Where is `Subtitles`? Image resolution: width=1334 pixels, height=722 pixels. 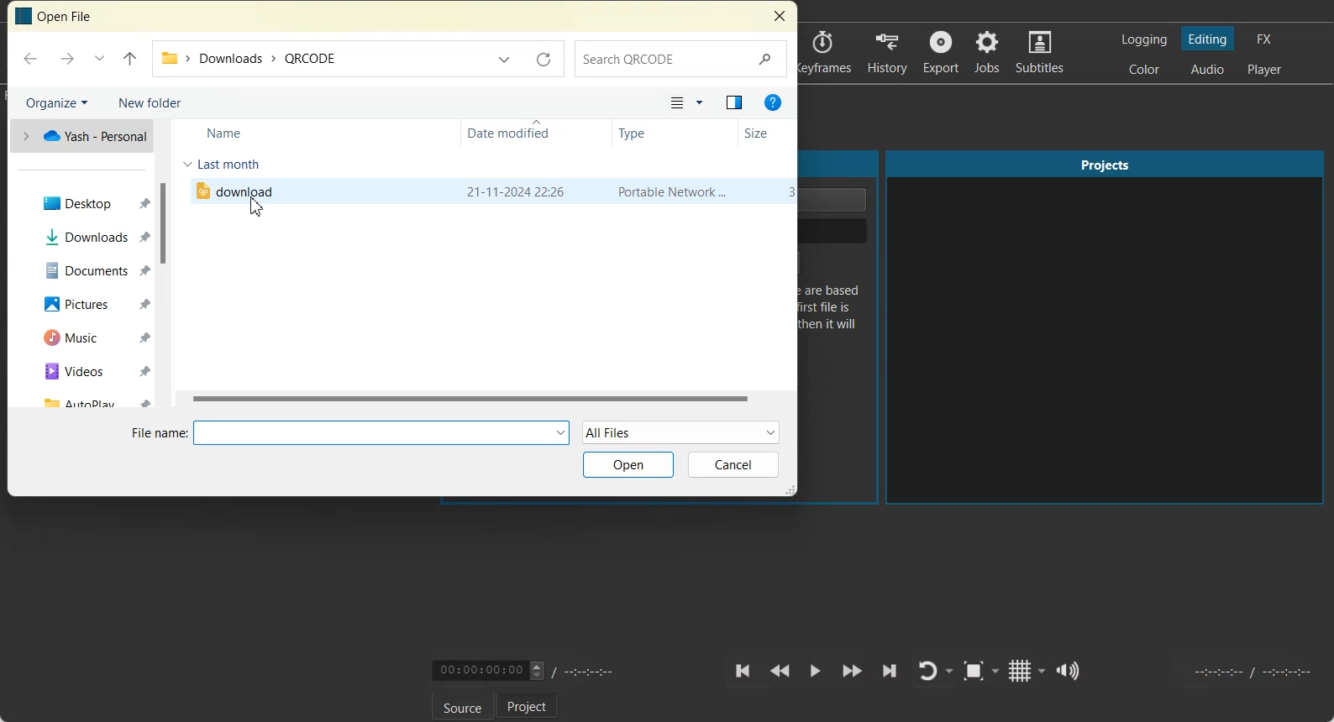 Subtitles is located at coordinates (1042, 52).